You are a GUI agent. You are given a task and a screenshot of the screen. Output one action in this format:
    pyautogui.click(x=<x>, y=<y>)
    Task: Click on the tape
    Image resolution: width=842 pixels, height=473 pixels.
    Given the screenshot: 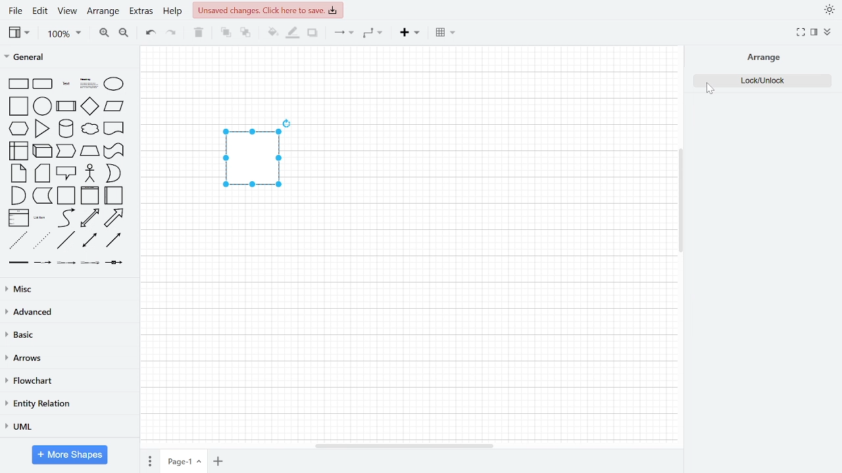 What is the action you would take?
    pyautogui.click(x=114, y=150)
    